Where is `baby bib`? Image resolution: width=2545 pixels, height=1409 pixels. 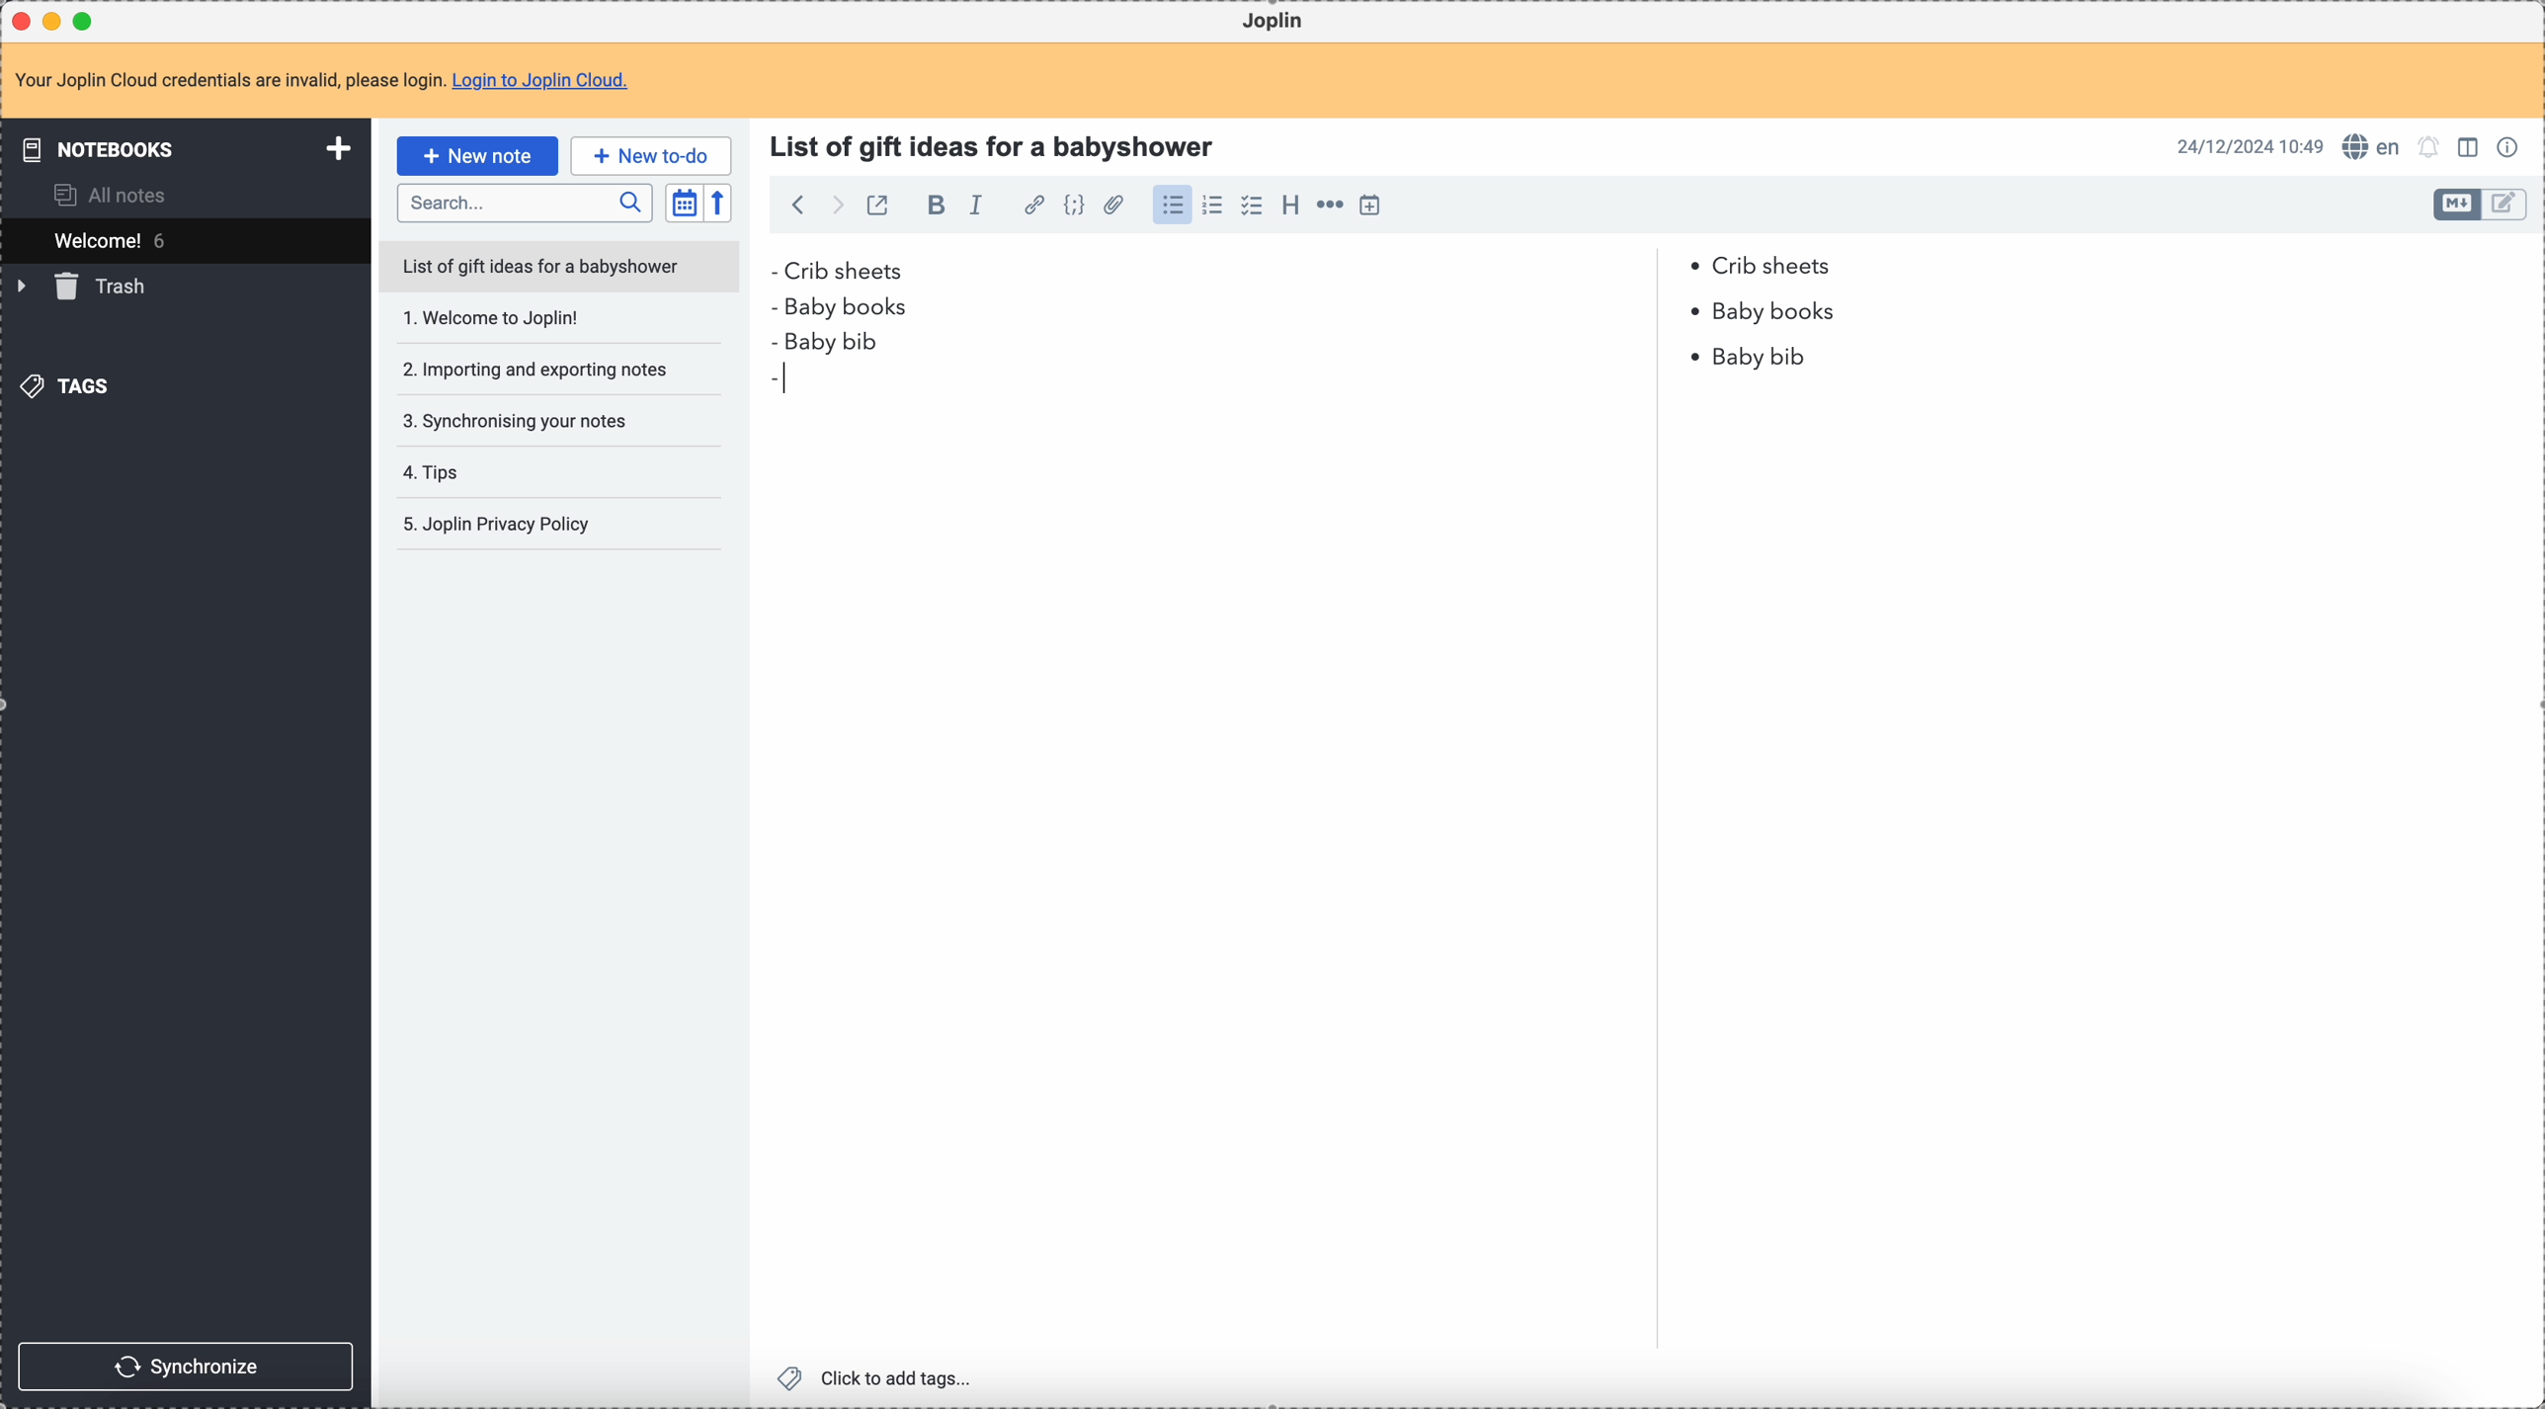
baby bib is located at coordinates (1290, 353).